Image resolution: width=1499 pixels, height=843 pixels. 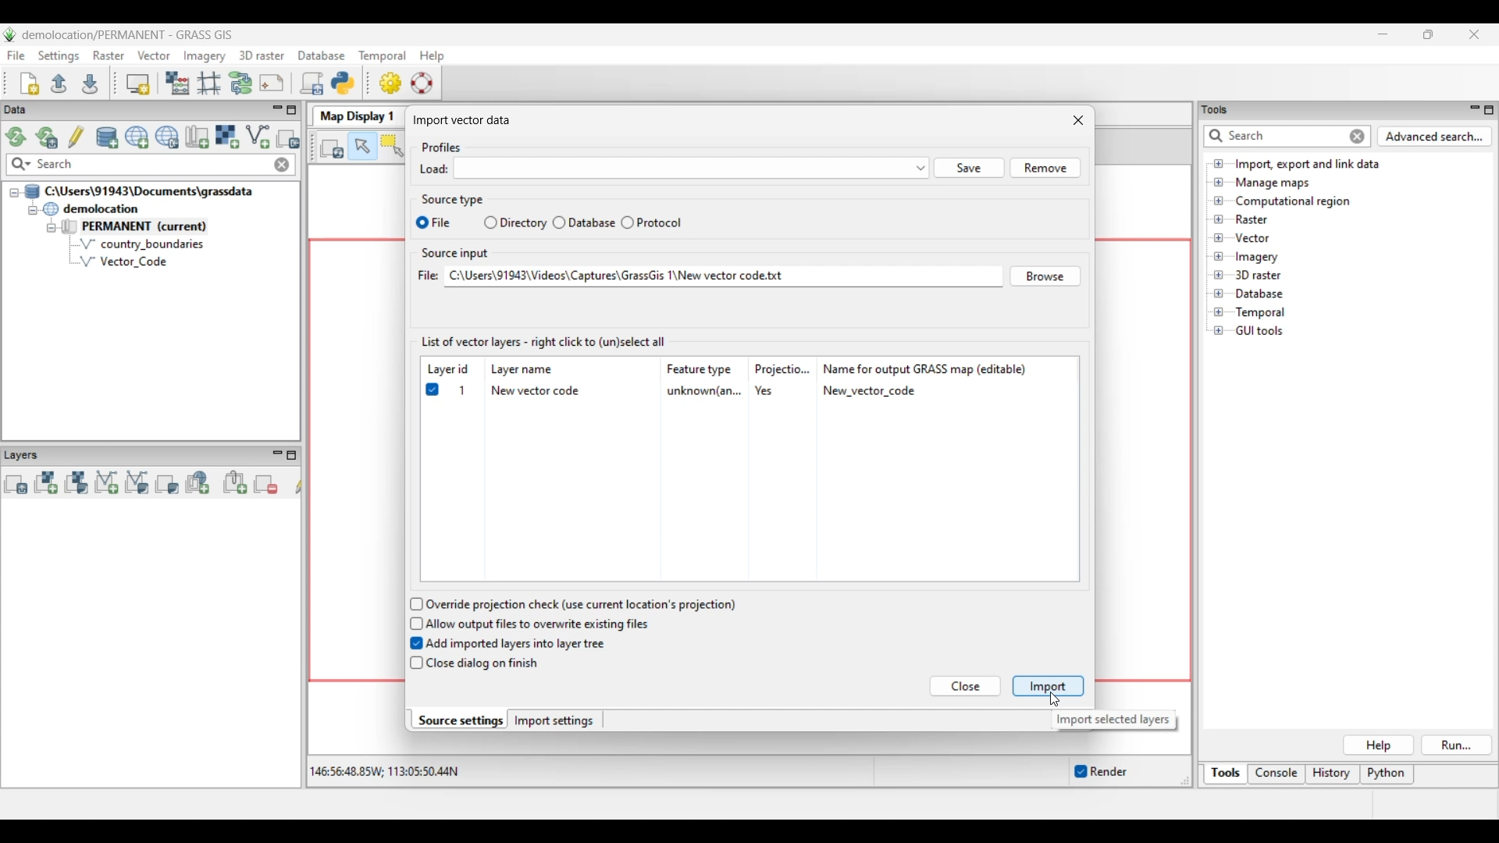 What do you see at coordinates (258, 137) in the screenshot?
I see `Import vector data, current selection` at bounding box center [258, 137].